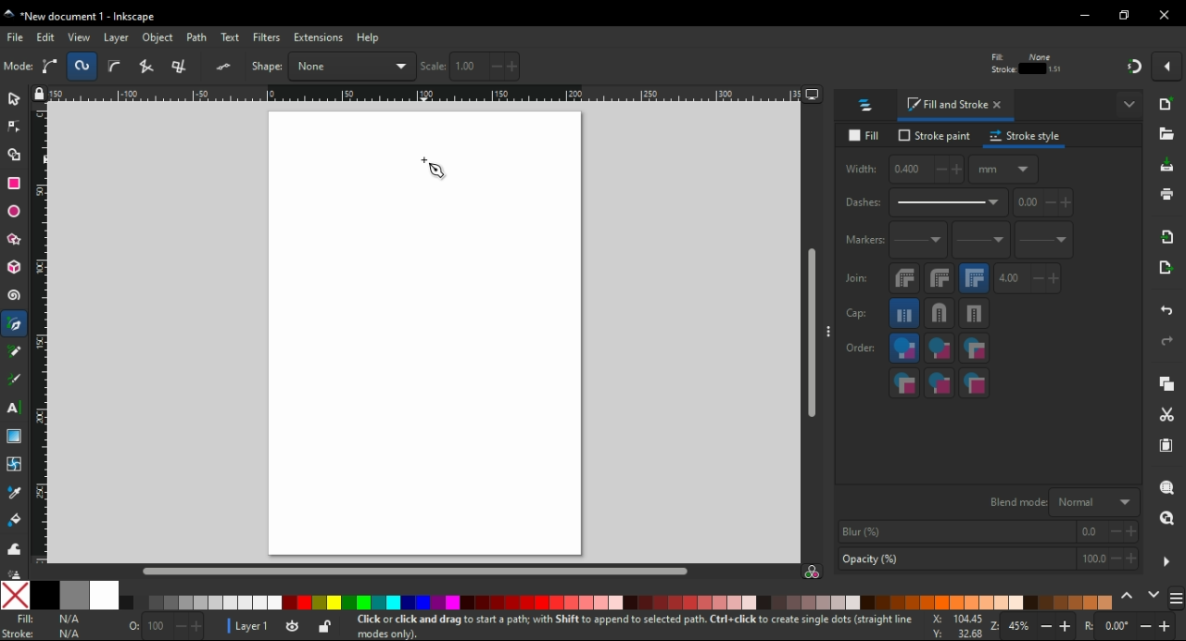 This screenshot has width=1186, height=641. What do you see at coordinates (17, 212) in the screenshot?
I see `ellipse/arc tool` at bounding box center [17, 212].